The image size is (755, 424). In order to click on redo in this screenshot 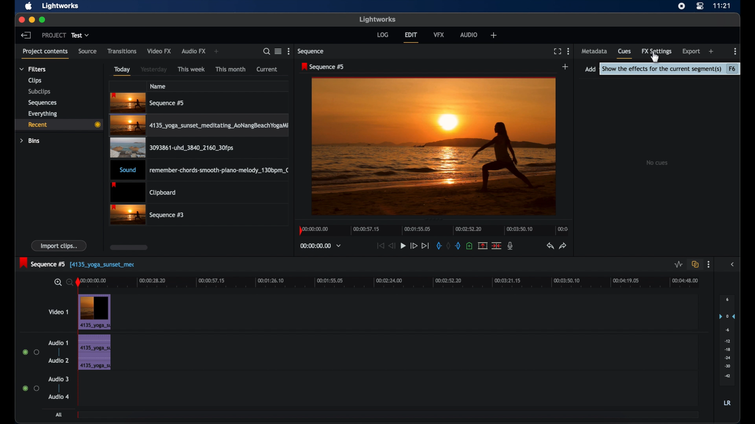, I will do `click(563, 246)`.